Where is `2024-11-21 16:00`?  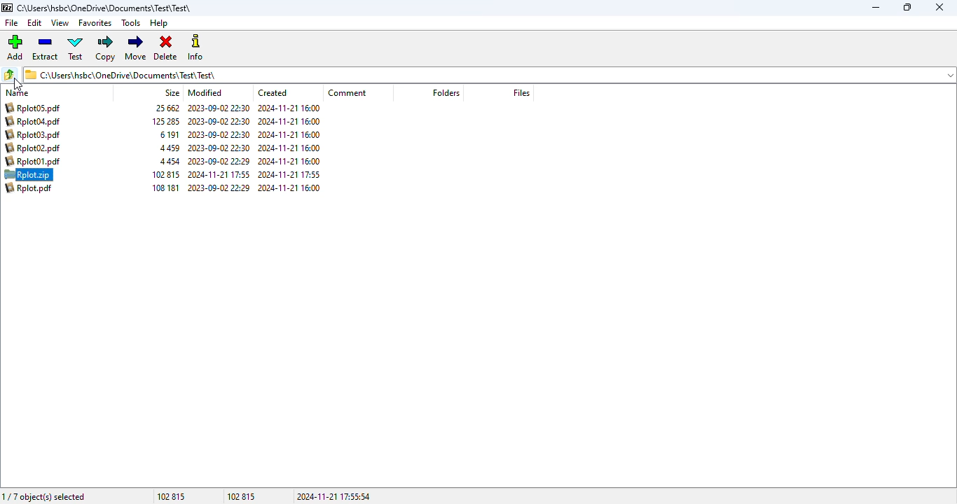 2024-11-21 16:00 is located at coordinates (289, 162).